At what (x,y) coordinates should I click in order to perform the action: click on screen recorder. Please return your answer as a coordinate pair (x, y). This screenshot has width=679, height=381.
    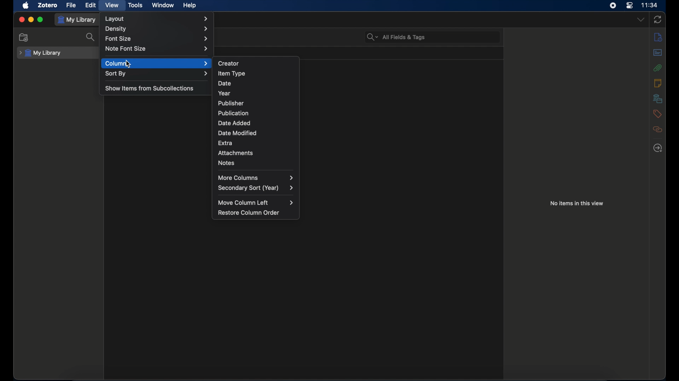
    Looking at the image, I should click on (613, 6).